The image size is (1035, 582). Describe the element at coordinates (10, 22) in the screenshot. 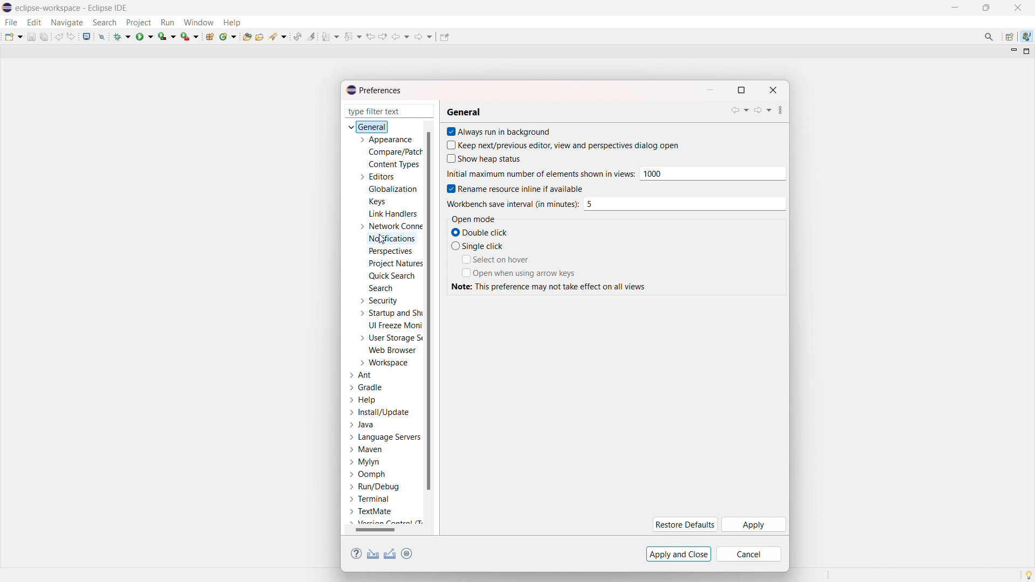

I see `file` at that location.